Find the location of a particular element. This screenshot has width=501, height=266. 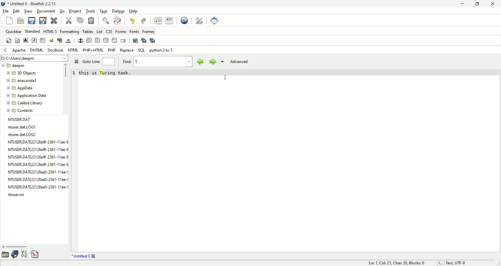

advanced is located at coordinates (241, 61).